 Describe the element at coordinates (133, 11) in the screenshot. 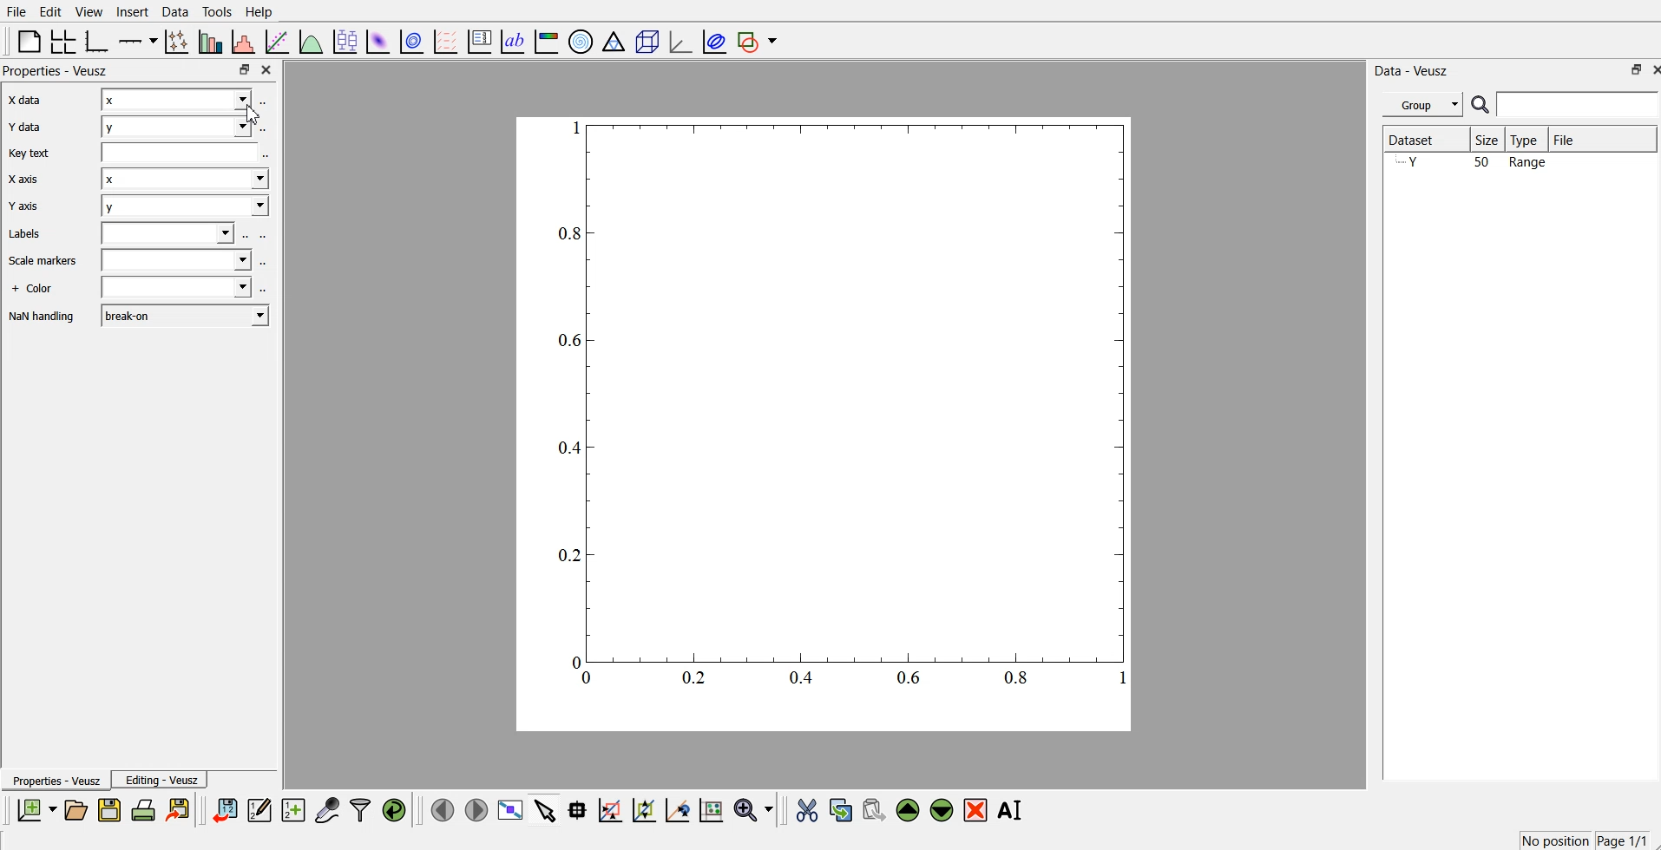

I see `Insert` at that location.